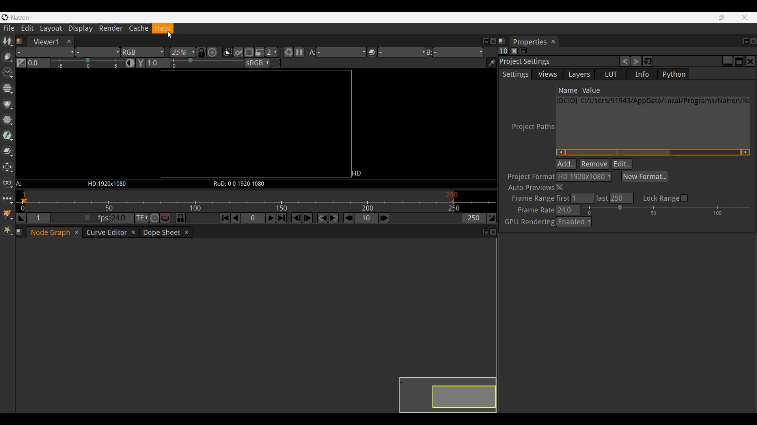  I want to click on fps: 24.0, so click(116, 218).